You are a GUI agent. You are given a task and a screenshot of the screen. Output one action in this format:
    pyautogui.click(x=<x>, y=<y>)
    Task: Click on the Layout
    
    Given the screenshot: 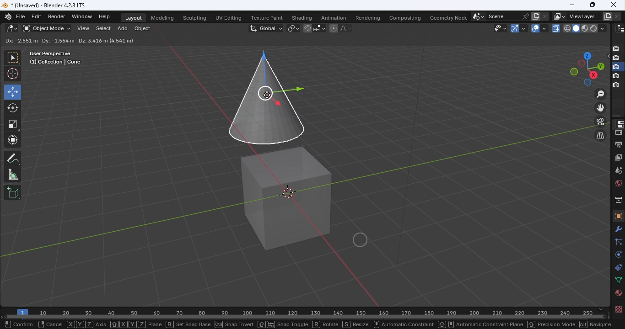 What is the action you would take?
    pyautogui.click(x=134, y=18)
    